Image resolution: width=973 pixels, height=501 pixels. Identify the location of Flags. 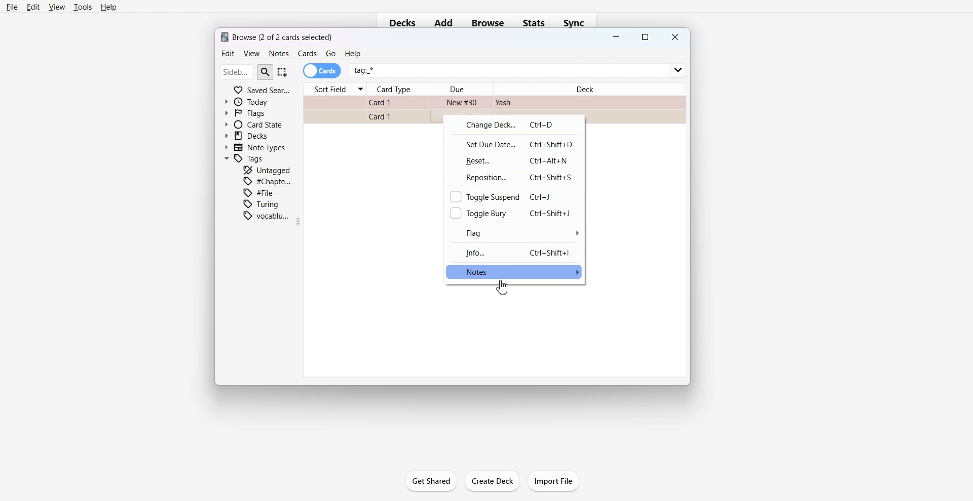
(245, 112).